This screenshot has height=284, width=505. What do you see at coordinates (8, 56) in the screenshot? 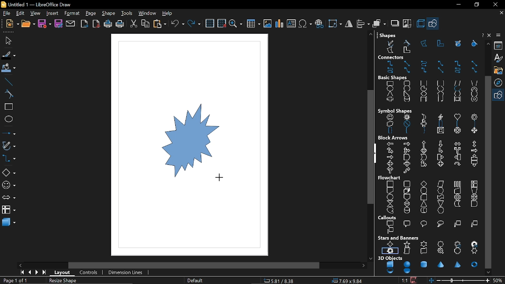
I see `fill line` at bounding box center [8, 56].